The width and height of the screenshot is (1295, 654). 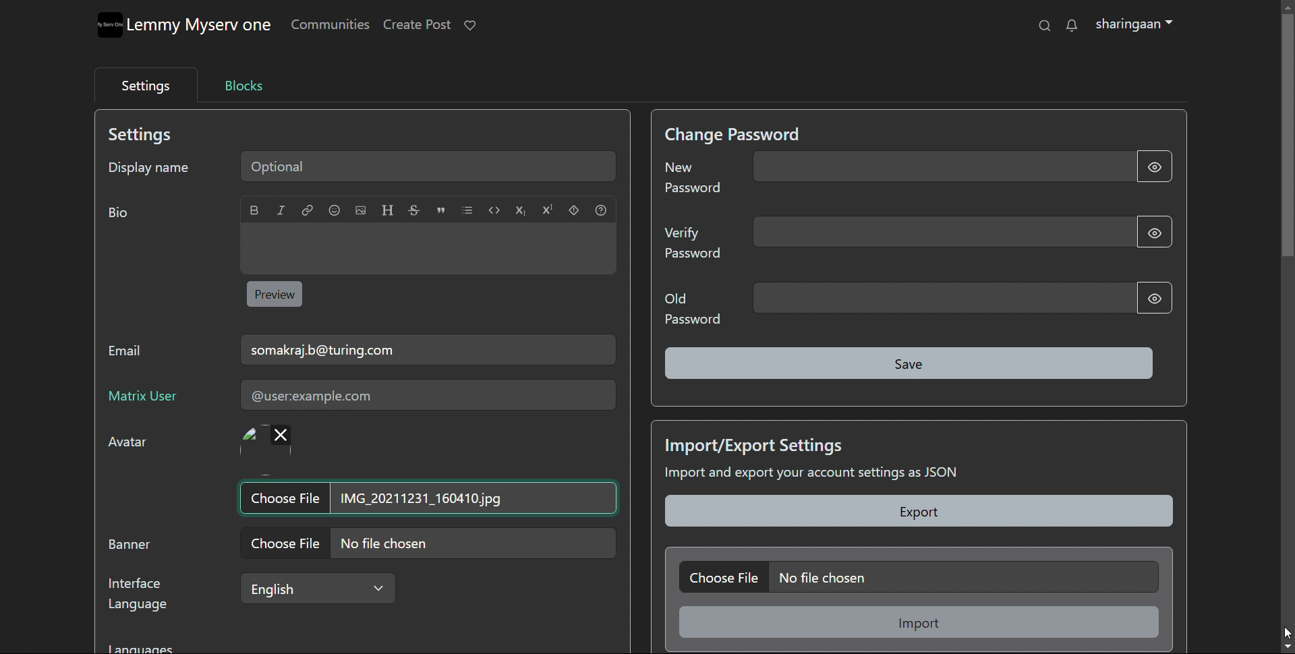 What do you see at coordinates (135, 446) in the screenshot?
I see `Avatar` at bounding box center [135, 446].